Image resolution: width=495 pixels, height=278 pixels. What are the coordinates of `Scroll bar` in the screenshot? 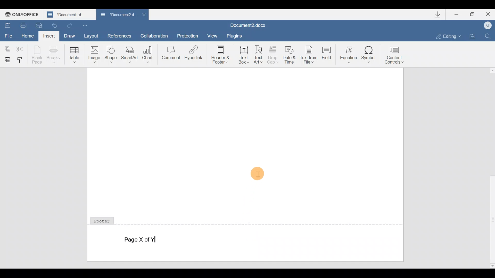 It's located at (490, 167).